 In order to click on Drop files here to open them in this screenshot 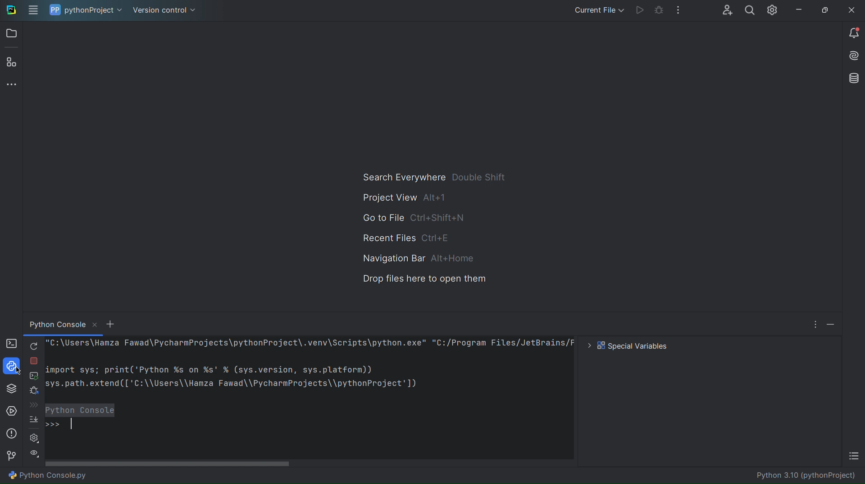, I will do `click(423, 280)`.